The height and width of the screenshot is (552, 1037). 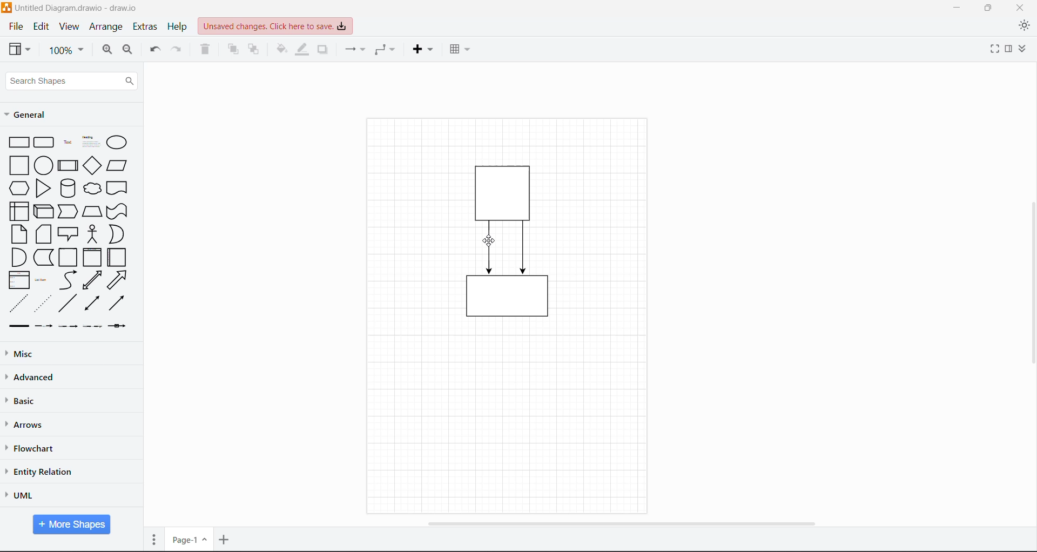 What do you see at coordinates (117, 165) in the screenshot?
I see `Parallelogram` at bounding box center [117, 165].